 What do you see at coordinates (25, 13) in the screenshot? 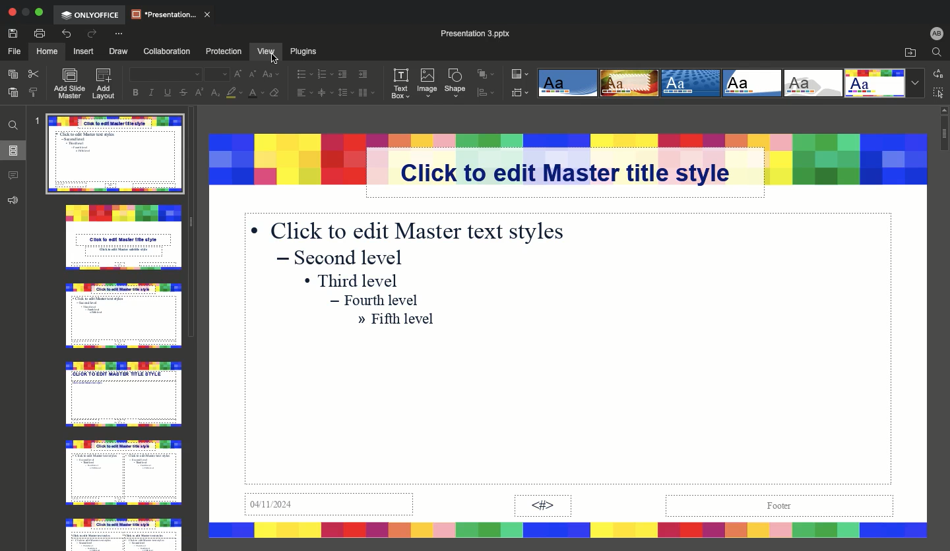
I see `Restore` at bounding box center [25, 13].